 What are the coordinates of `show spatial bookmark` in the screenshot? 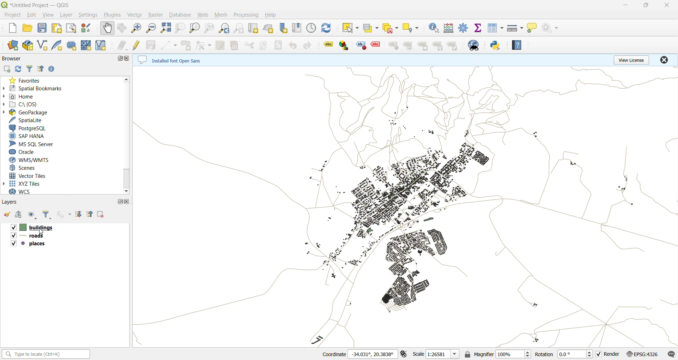 It's located at (297, 28).